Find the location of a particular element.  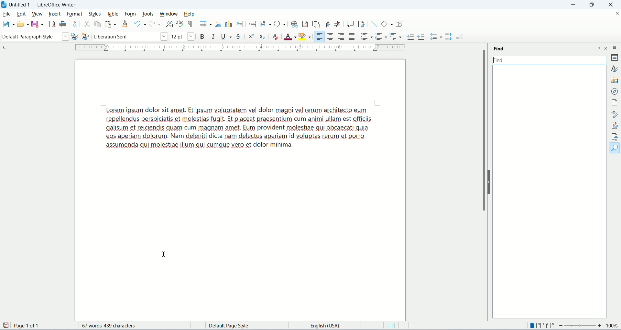

Untitled 1 - LibreOffice Writer is located at coordinates (42, 5).